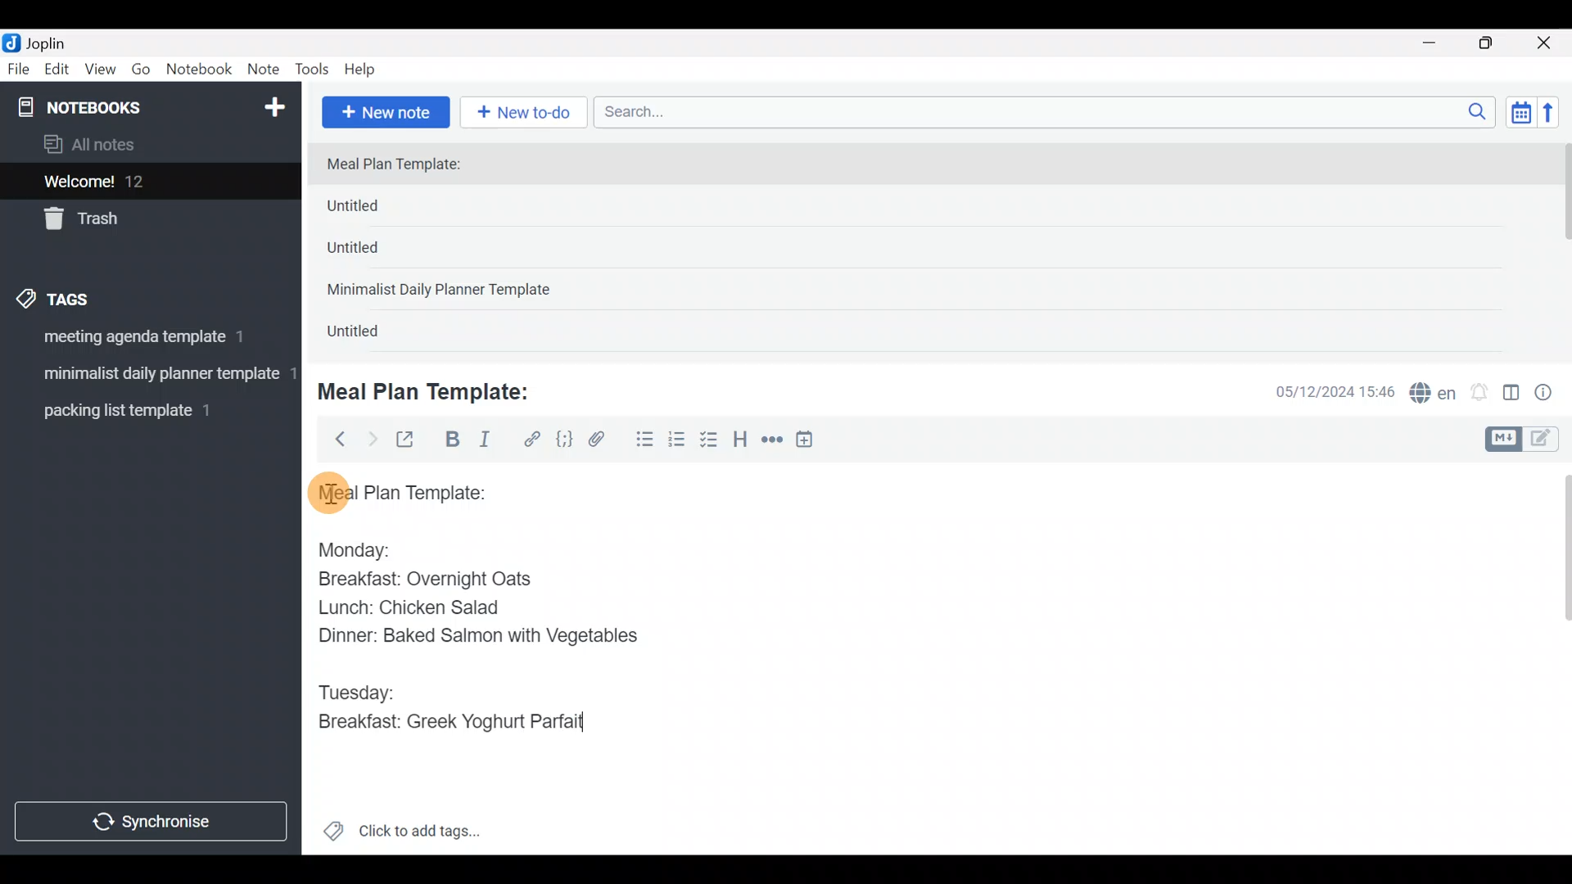 The width and height of the screenshot is (1572, 884). Describe the element at coordinates (1551, 394) in the screenshot. I see `Note properties` at that location.